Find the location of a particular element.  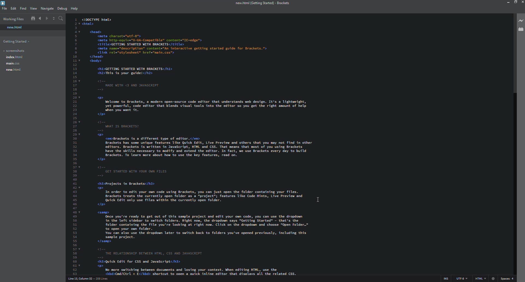

close is located at coordinates (522, 2).